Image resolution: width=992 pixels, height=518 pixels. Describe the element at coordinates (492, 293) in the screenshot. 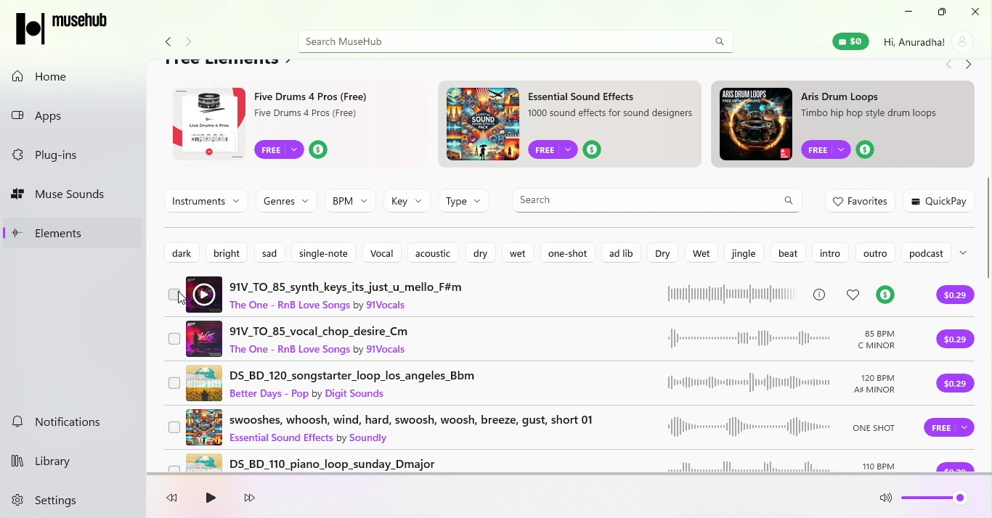

I see `91V_TO_85_synth_keys_its_just_u_mello_f#m` at that location.